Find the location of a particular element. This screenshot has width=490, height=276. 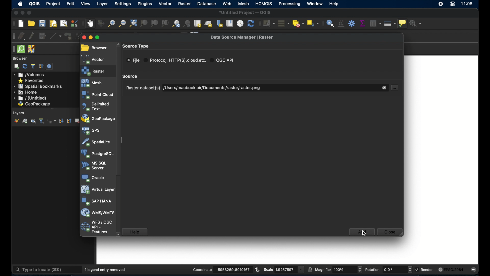

rotations is located at coordinates (389, 270).